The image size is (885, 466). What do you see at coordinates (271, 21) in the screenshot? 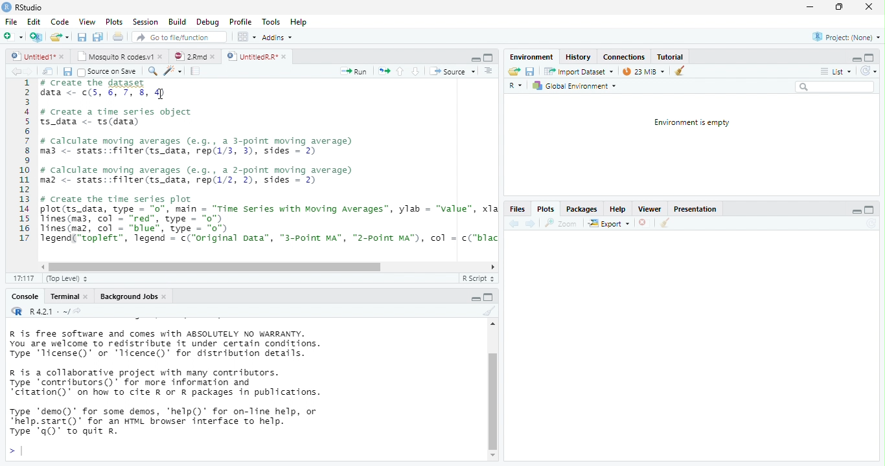
I see `Tools` at bounding box center [271, 21].